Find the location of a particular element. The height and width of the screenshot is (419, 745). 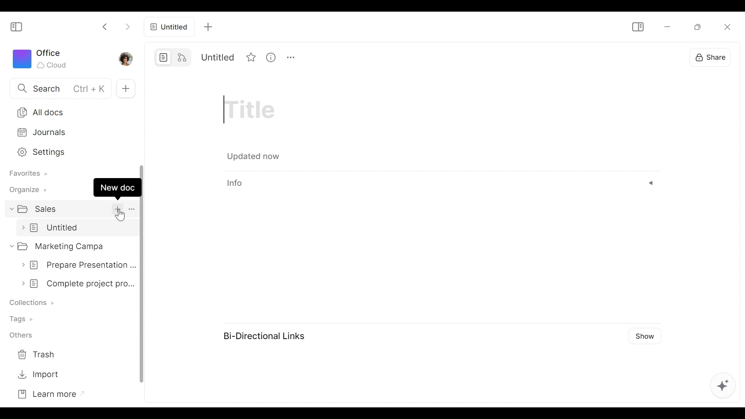

Show is located at coordinates (646, 336).